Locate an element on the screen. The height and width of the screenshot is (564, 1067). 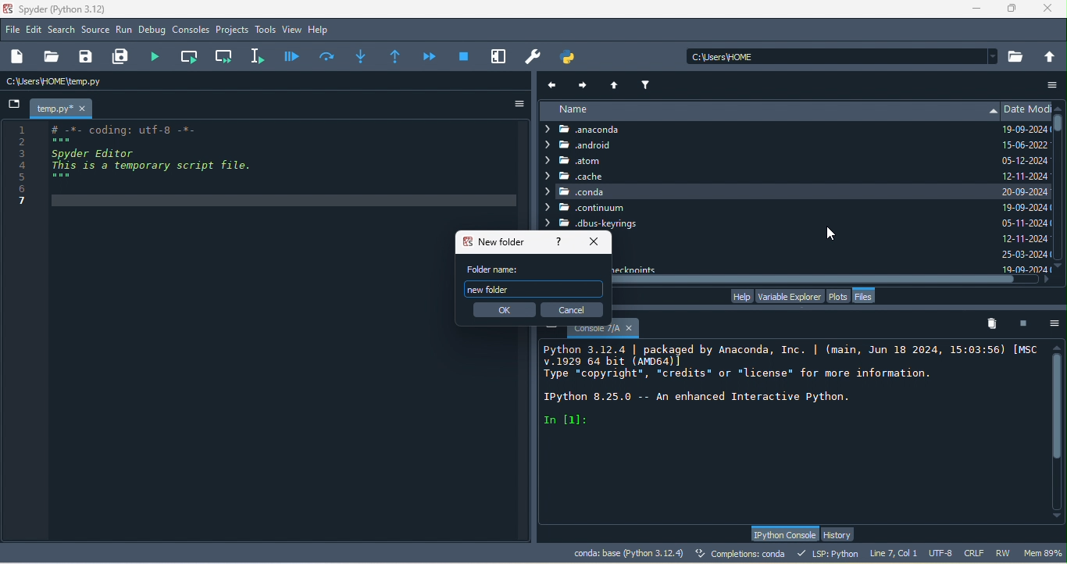
run is located at coordinates (124, 30).